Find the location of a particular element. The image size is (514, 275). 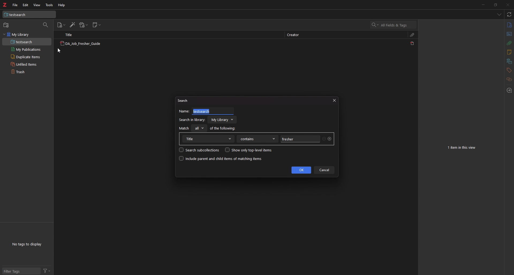

filter items is located at coordinates (46, 25).